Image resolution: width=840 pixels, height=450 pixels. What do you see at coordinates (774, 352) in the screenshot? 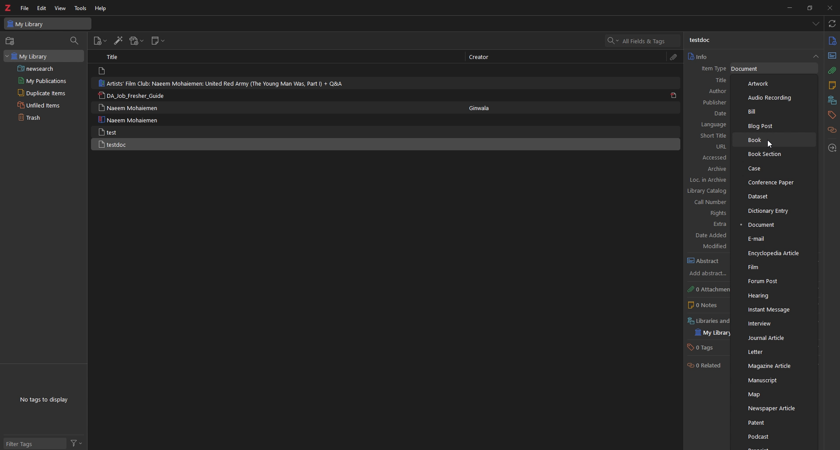
I see `letter` at bounding box center [774, 352].